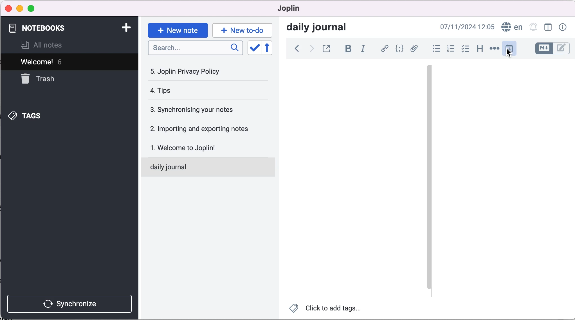  What do you see at coordinates (203, 129) in the screenshot?
I see `importing and exporting notes` at bounding box center [203, 129].